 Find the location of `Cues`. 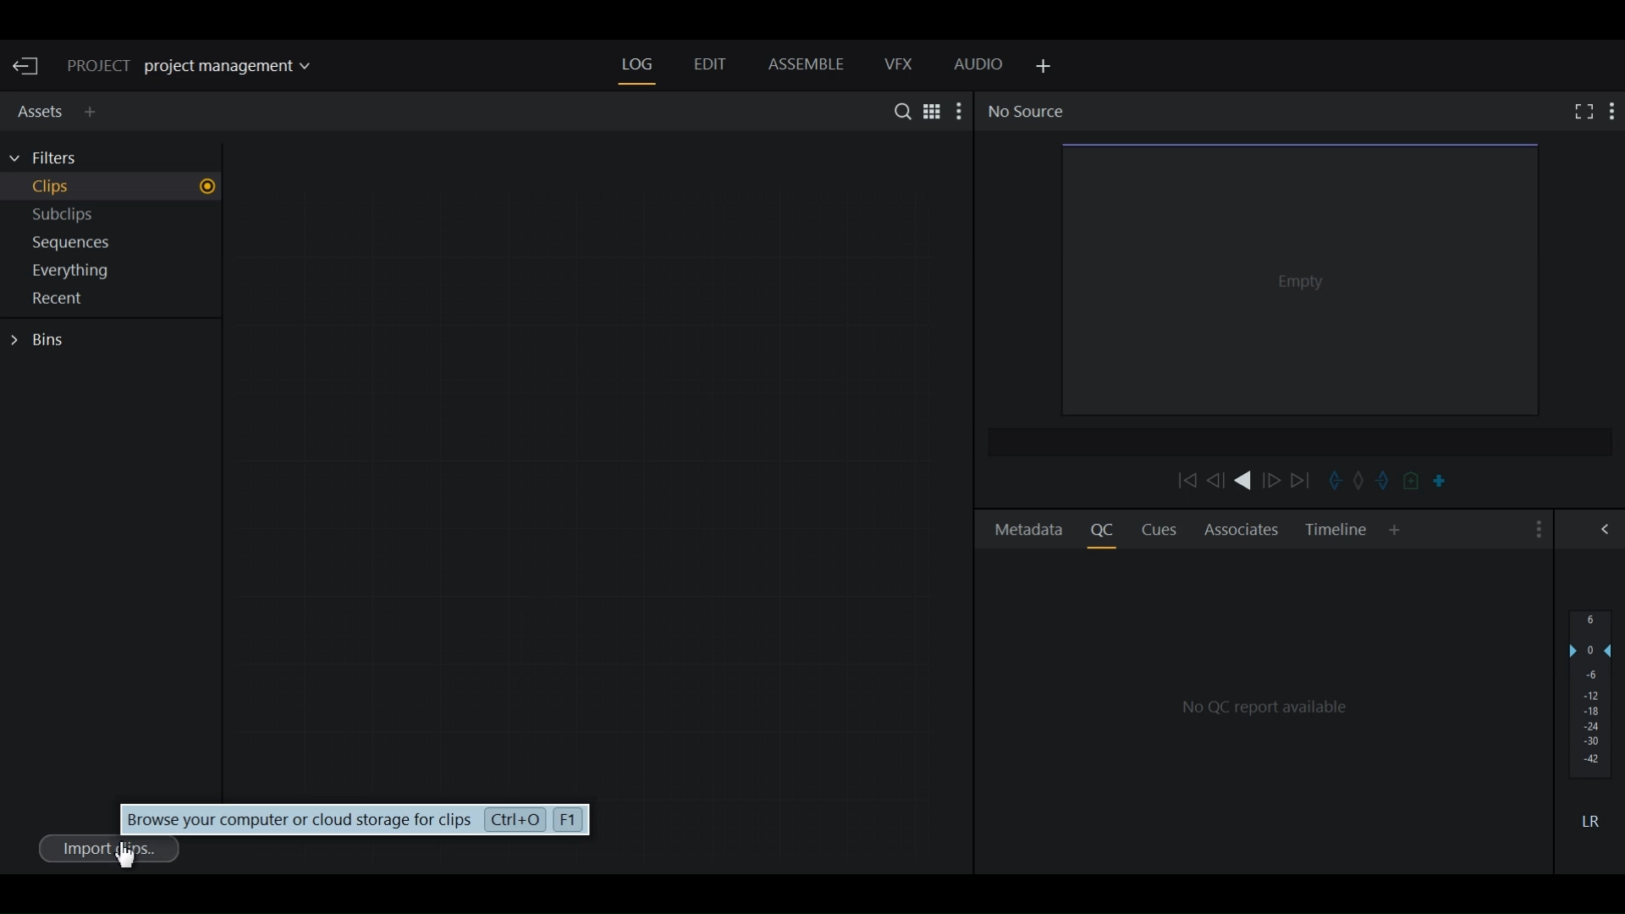

Cues is located at coordinates (1160, 531).